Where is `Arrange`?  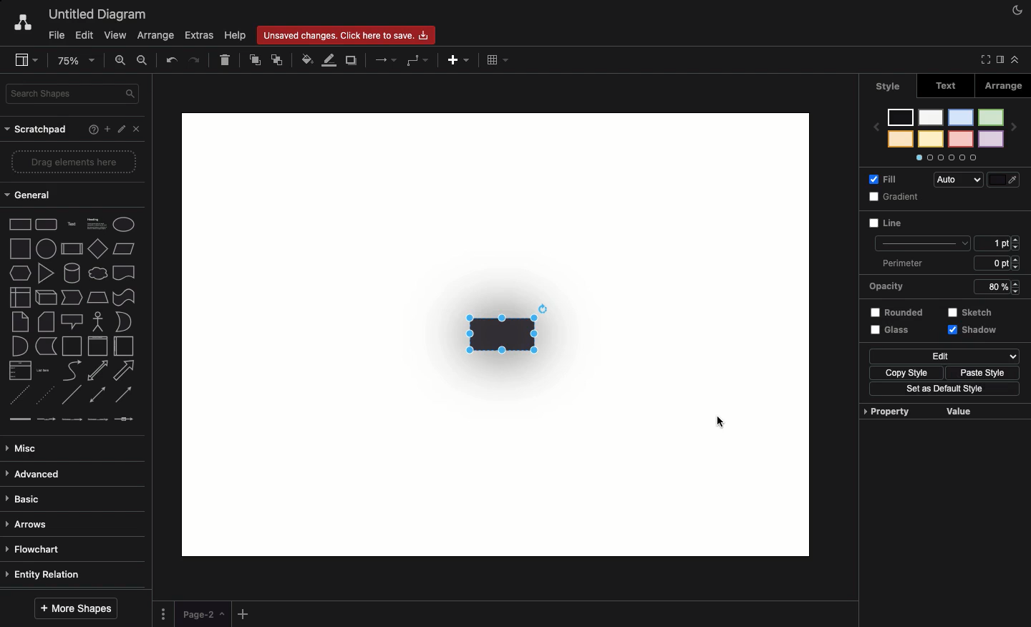 Arrange is located at coordinates (156, 36).